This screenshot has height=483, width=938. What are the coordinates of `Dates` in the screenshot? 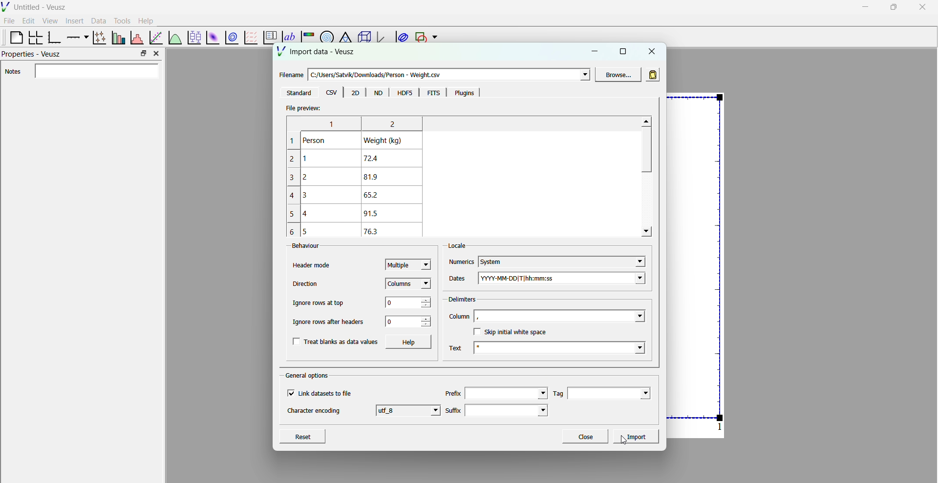 It's located at (458, 276).